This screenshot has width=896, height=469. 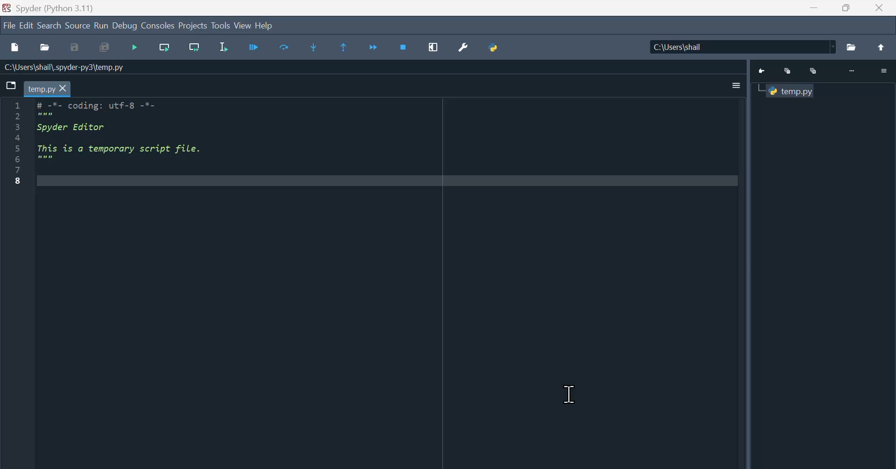 What do you see at coordinates (165, 48) in the screenshot?
I see `Run current cell` at bounding box center [165, 48].